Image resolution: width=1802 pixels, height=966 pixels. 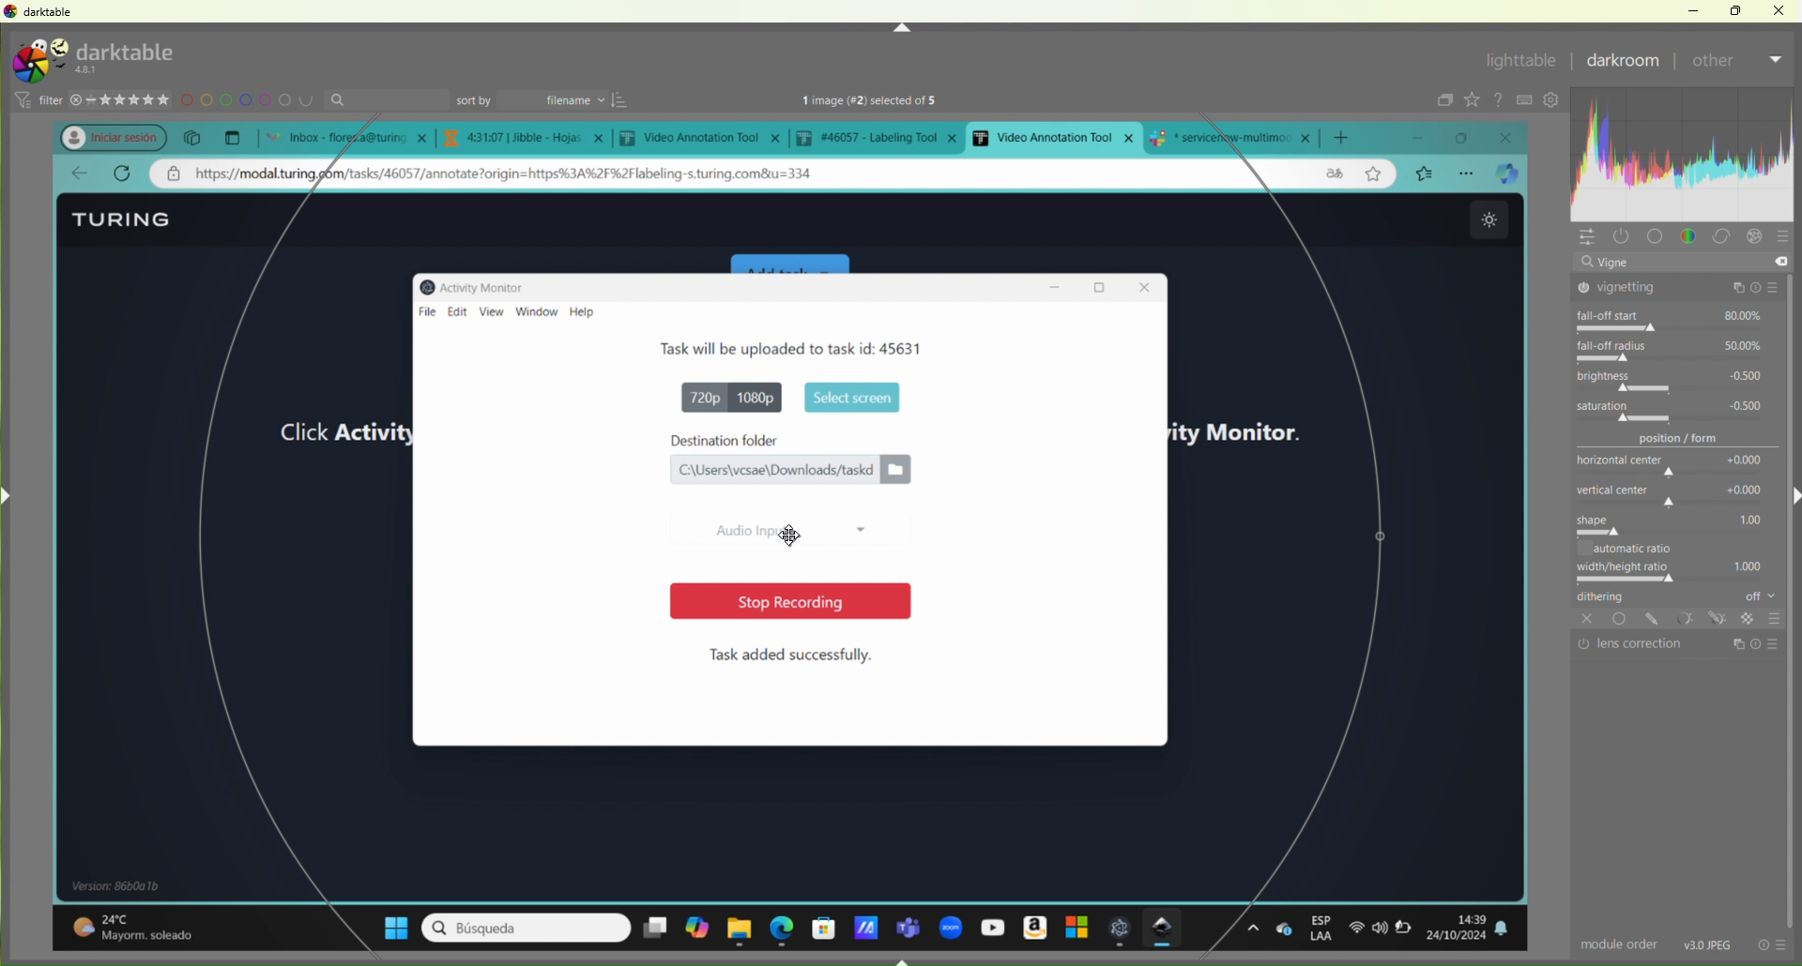 I want to click on options, so click(x=1252, y=928).